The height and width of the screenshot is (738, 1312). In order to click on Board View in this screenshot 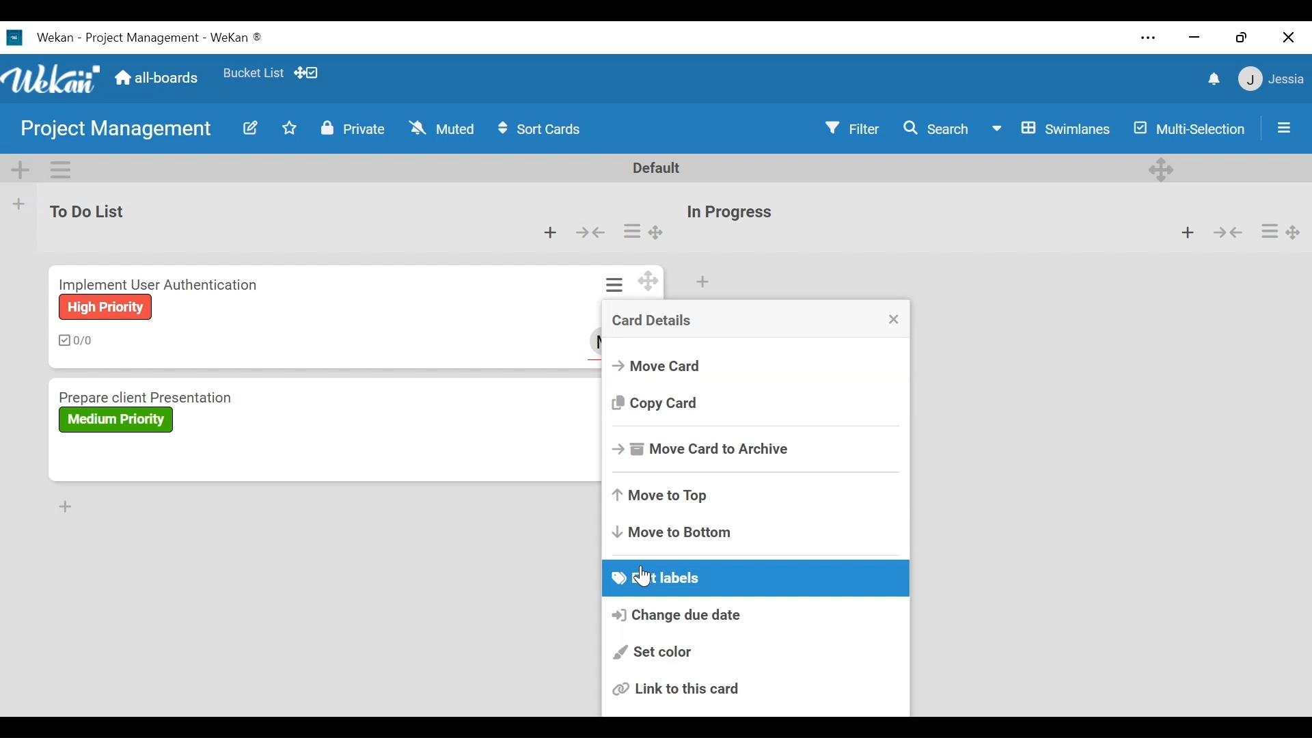, I will do `click(1052, 128)`.